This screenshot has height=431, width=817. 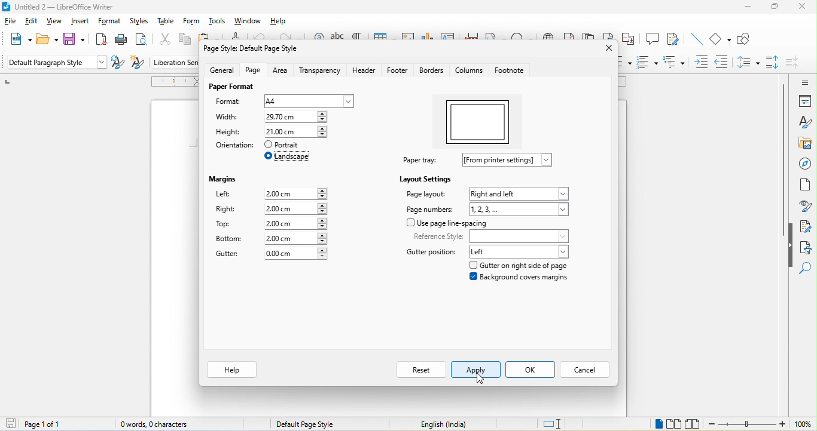 I want to click on style inspecter, so click(x=805, y=207).